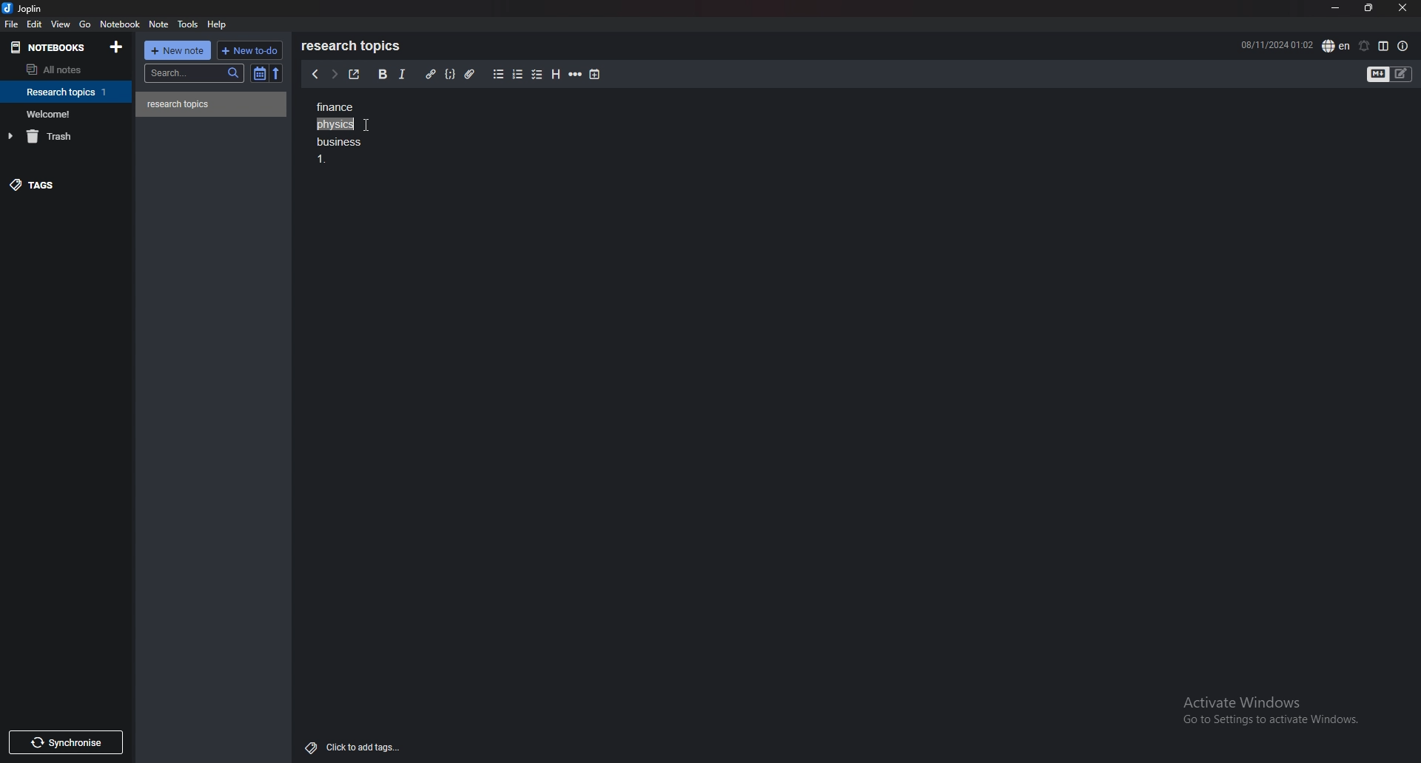 The width and height of the screenshot is (1421, 763). What do you see at coordinates (260, 74) in the screenshot?
I see `toggle sort order` at bounding box center [260, 74].